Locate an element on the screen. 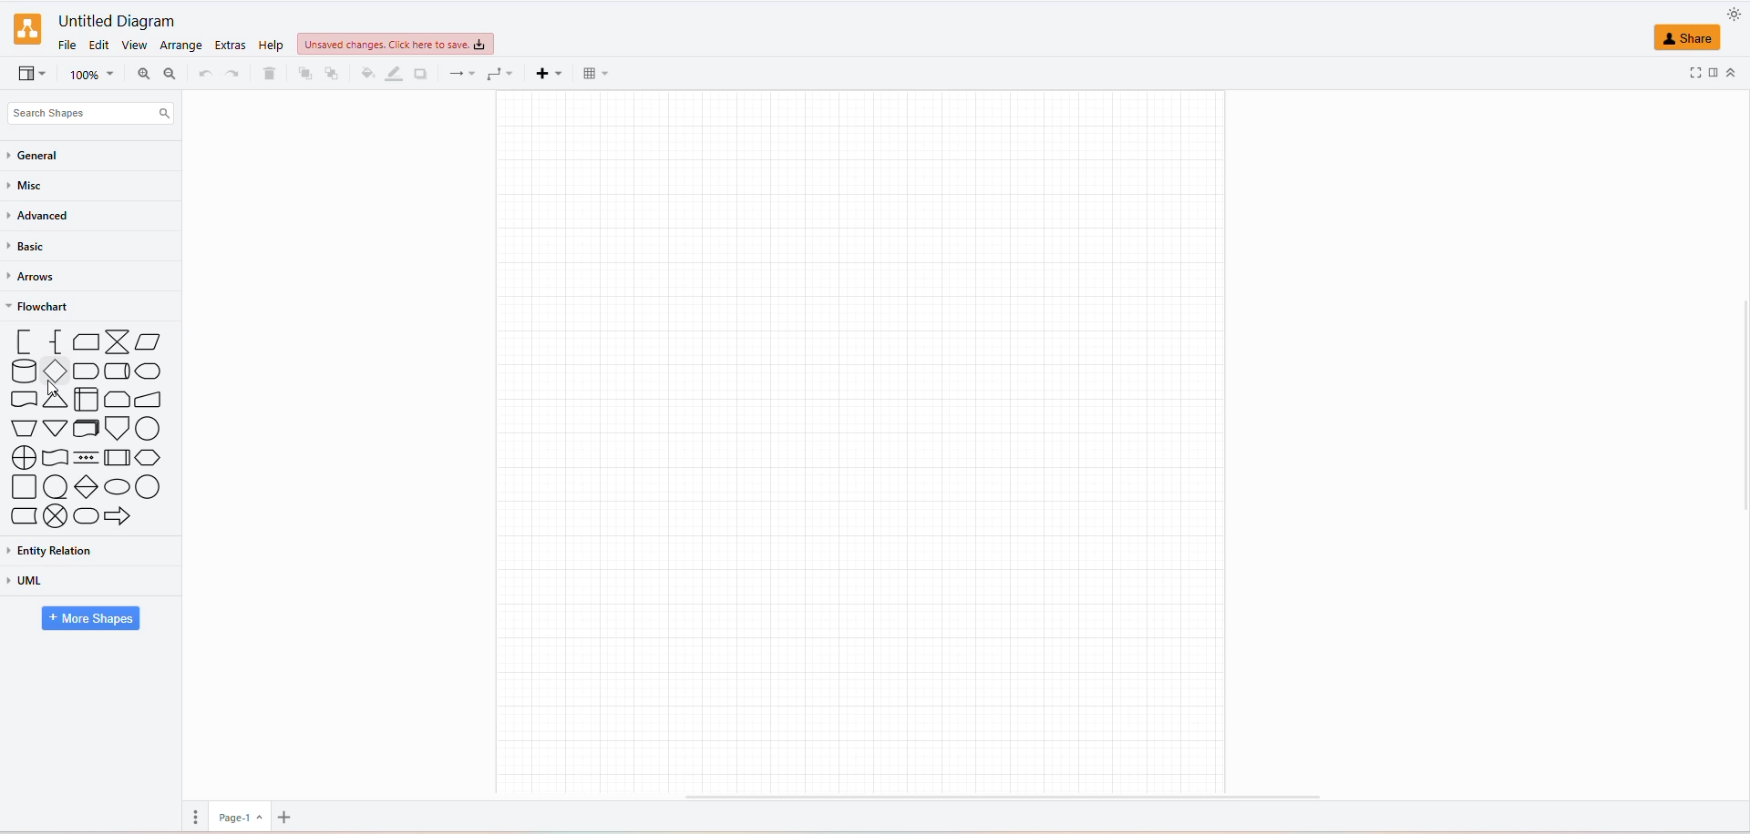 This screenshot has height=834, width=1750. DELETE is located at coordinates (269, 76).